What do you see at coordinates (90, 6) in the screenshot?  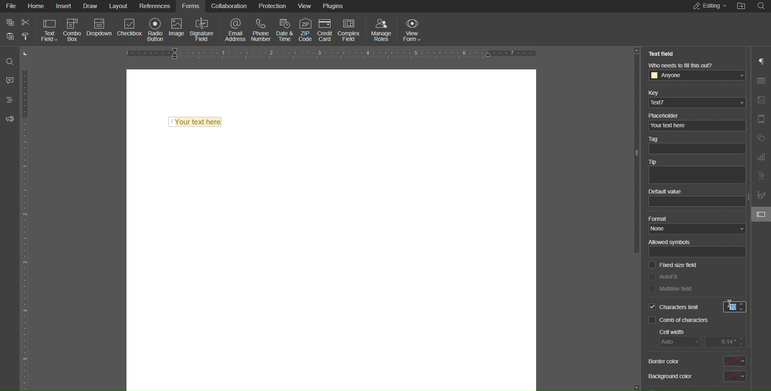 I see `Draw` at bounding box center [90, 6].